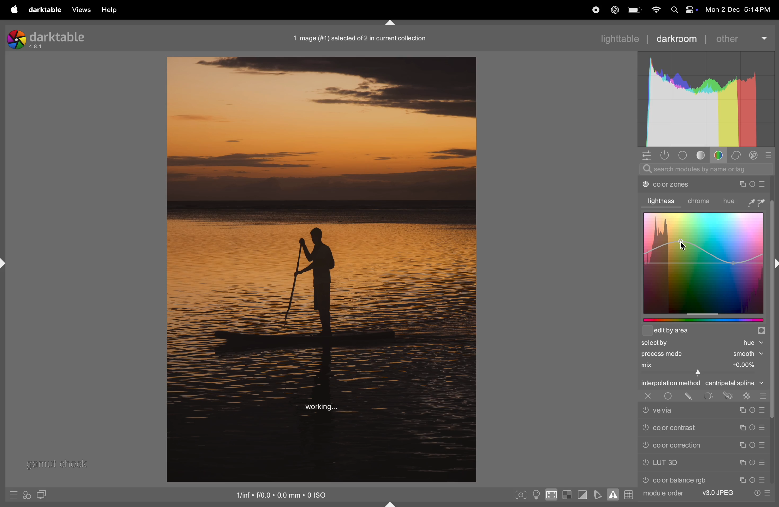 Image resolution: width=779 pixels, height=507 pixels. Describe the element at coordinates (757, 10) in the screenshot. I see `5:14PM` at that location.